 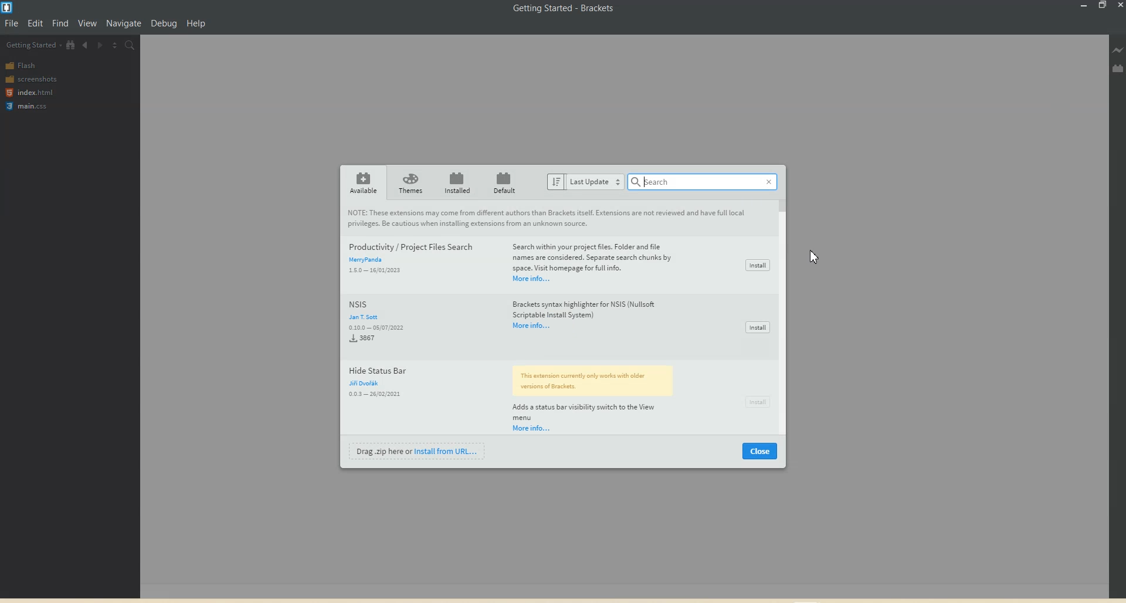 I want to click on Install, so click(x=758, y=327).